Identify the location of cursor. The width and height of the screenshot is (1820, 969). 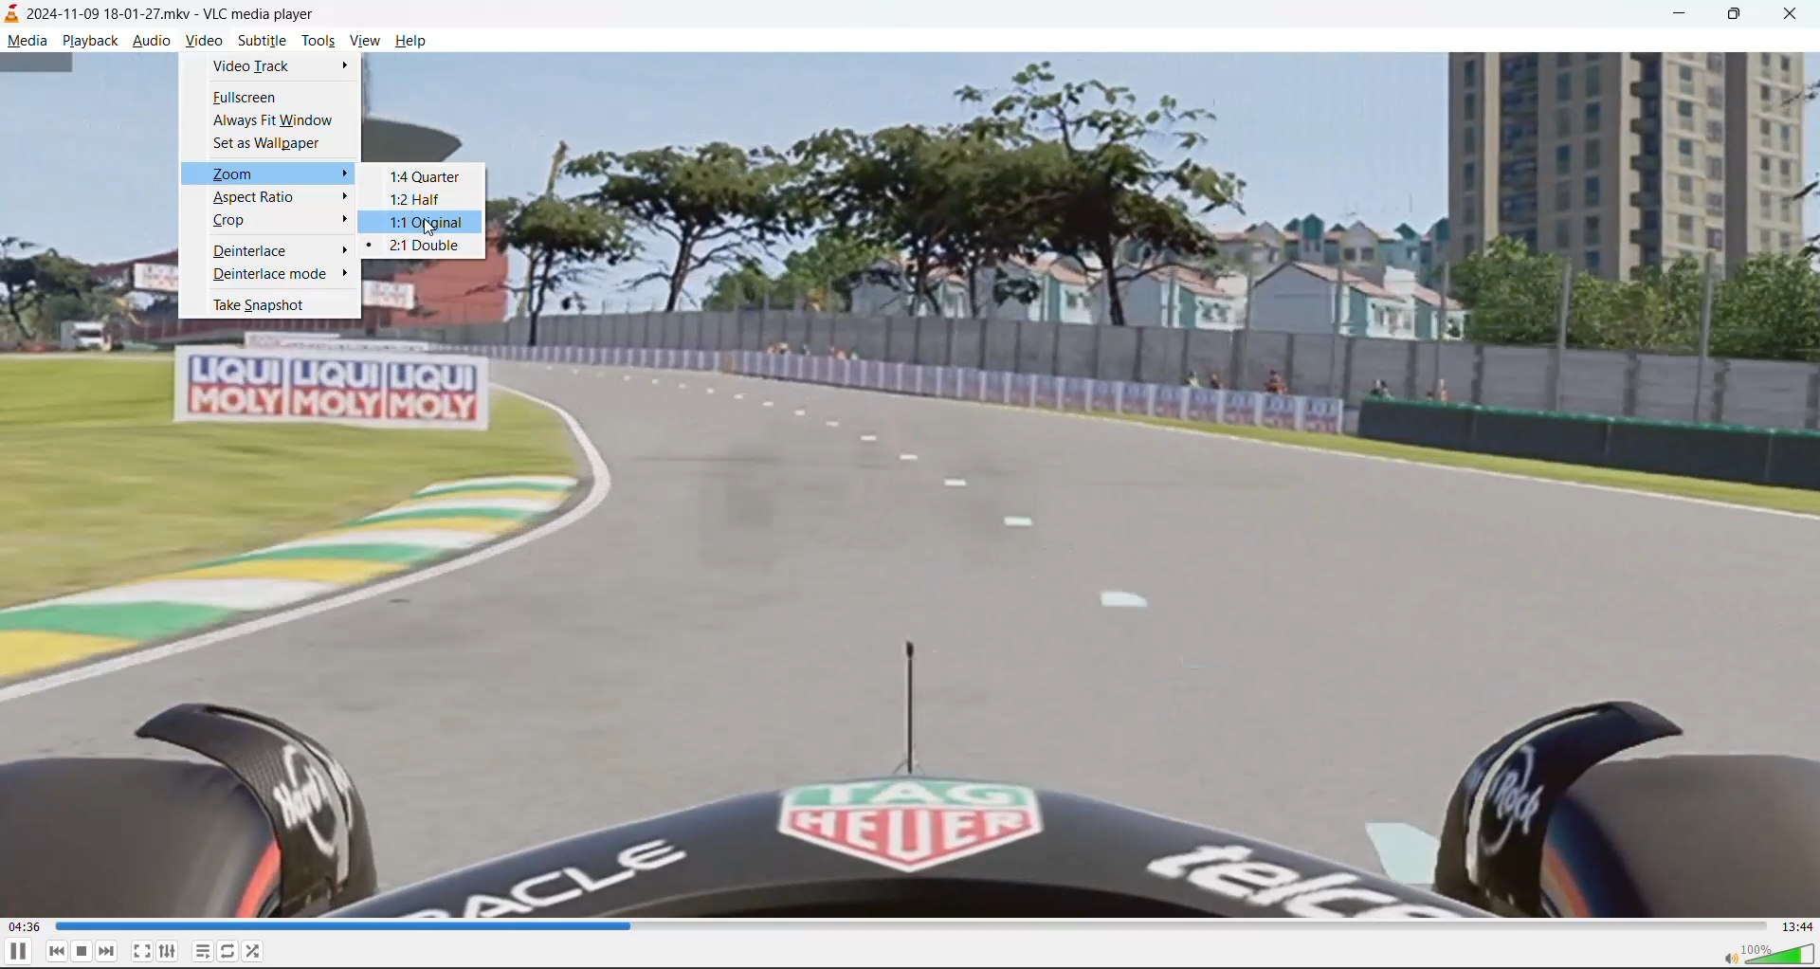
(436, 230).